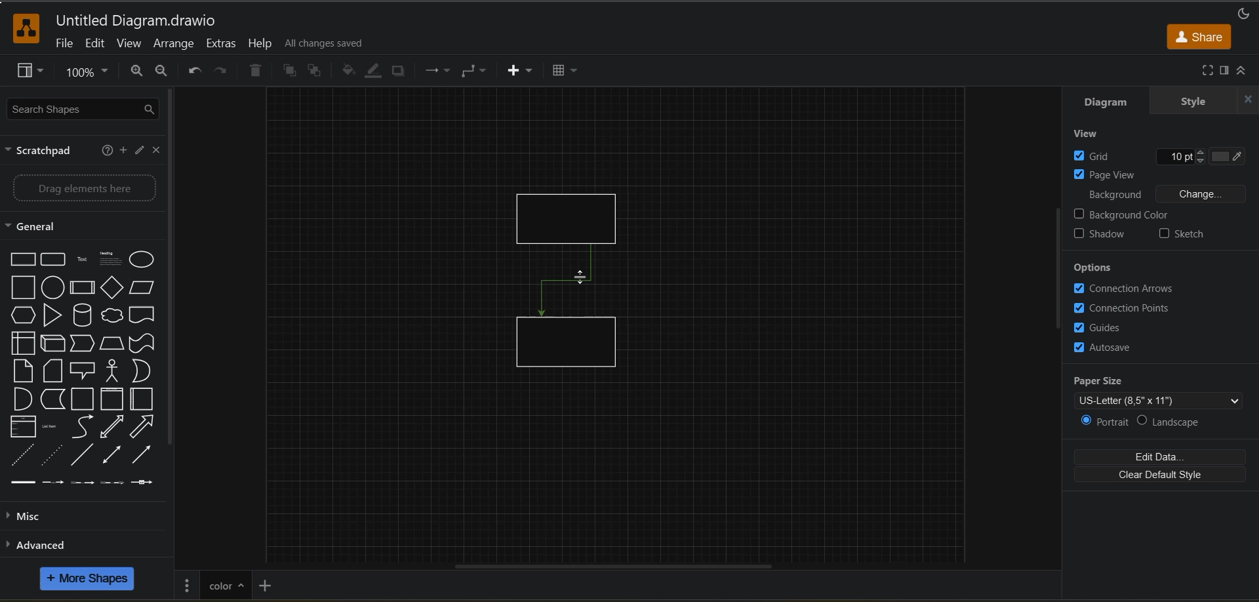 The height and width of the screenshot is (602, 1259). I want to click on AND, so click(22, 399).